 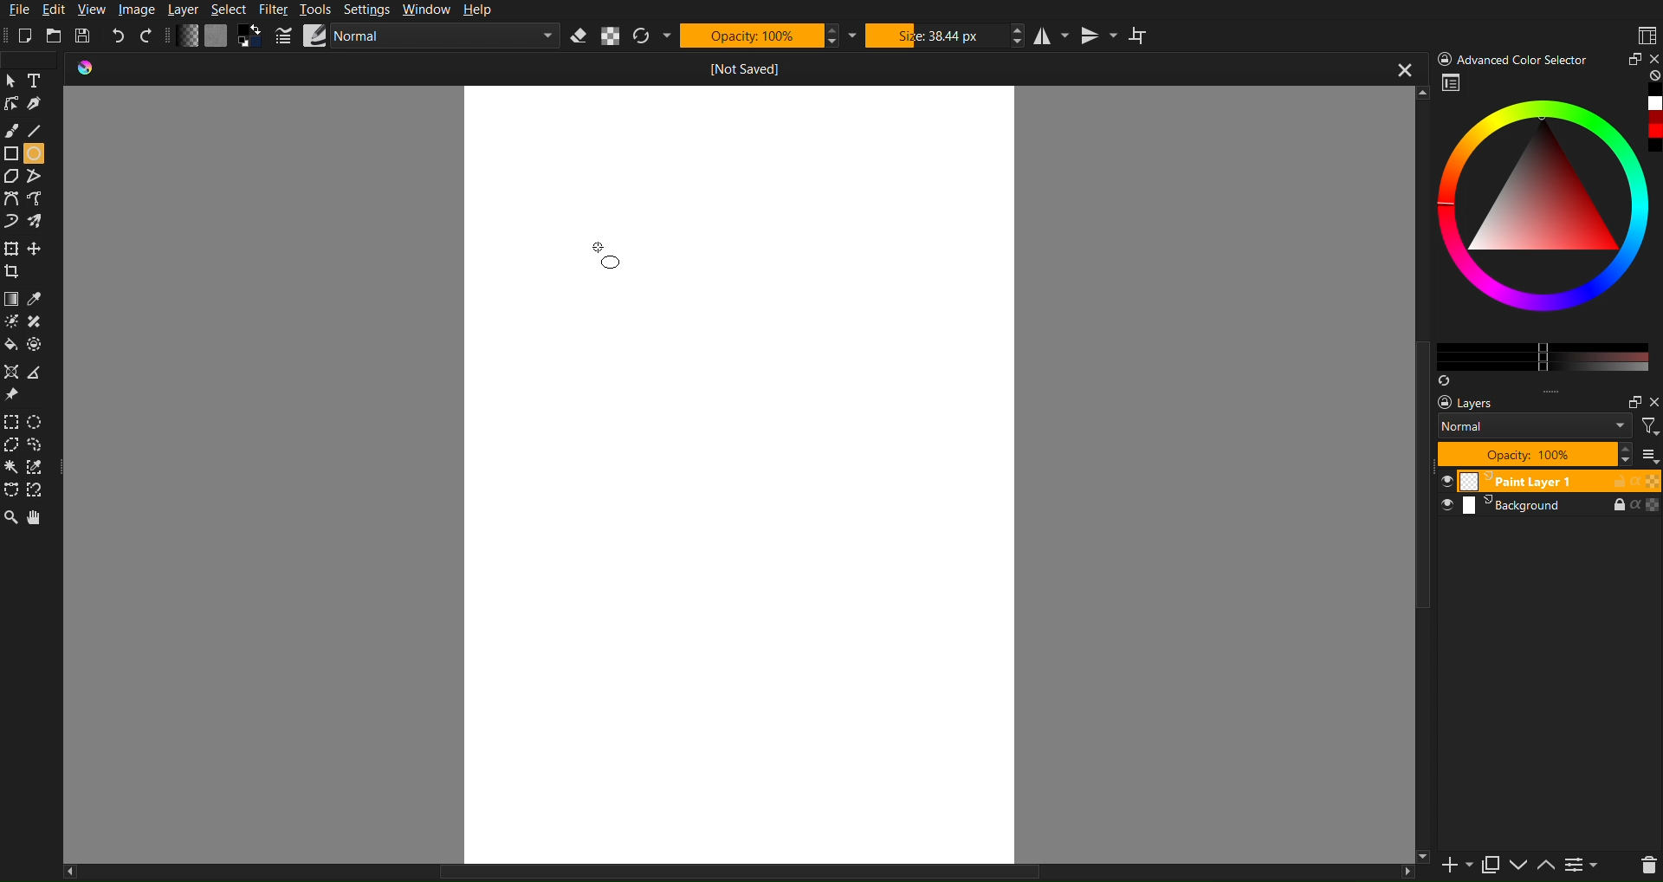 I want to click on Minimize, so click(x=1627, y=58).